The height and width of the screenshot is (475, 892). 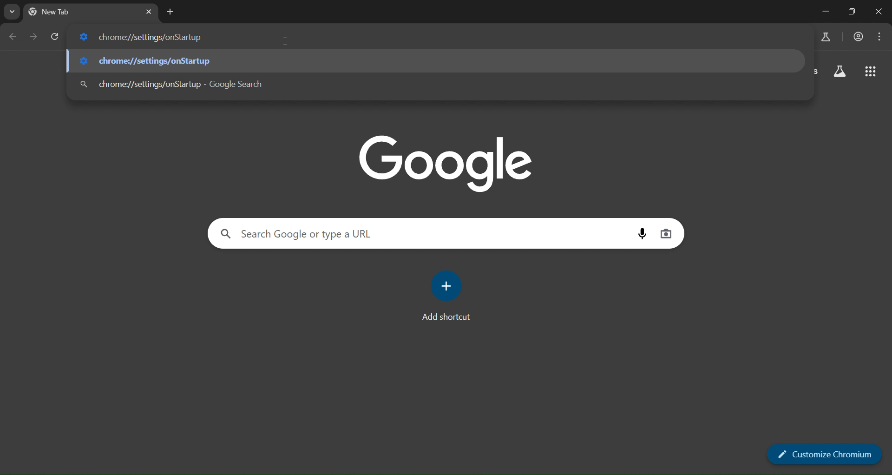 What do you see at coordinates (826, 38) in the screenshot?
I see `search labs` at bounding box center [826, 38].